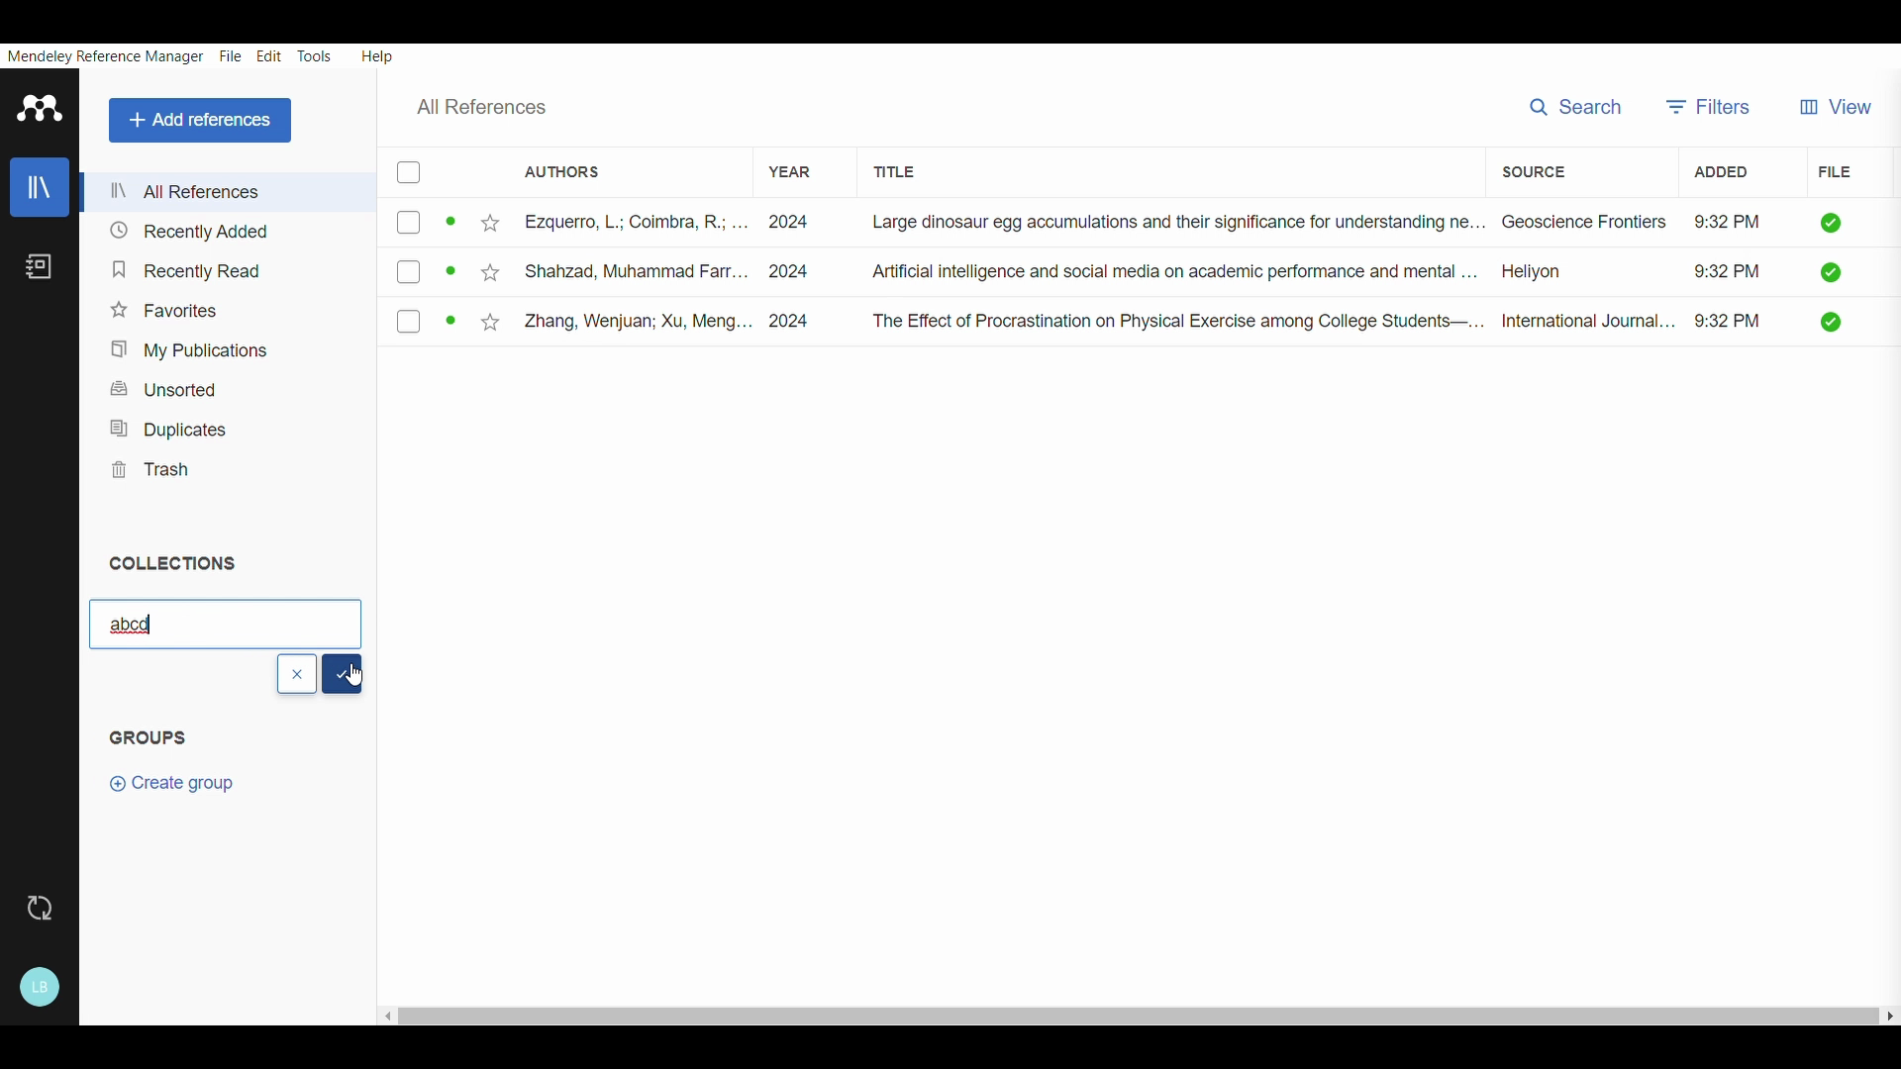 The width and height of the screenshot is (1901, 1069). What do you see at coordinates (185, 231) in the screenshot?
I see `Recently Added` at bounding box center [185, 231].